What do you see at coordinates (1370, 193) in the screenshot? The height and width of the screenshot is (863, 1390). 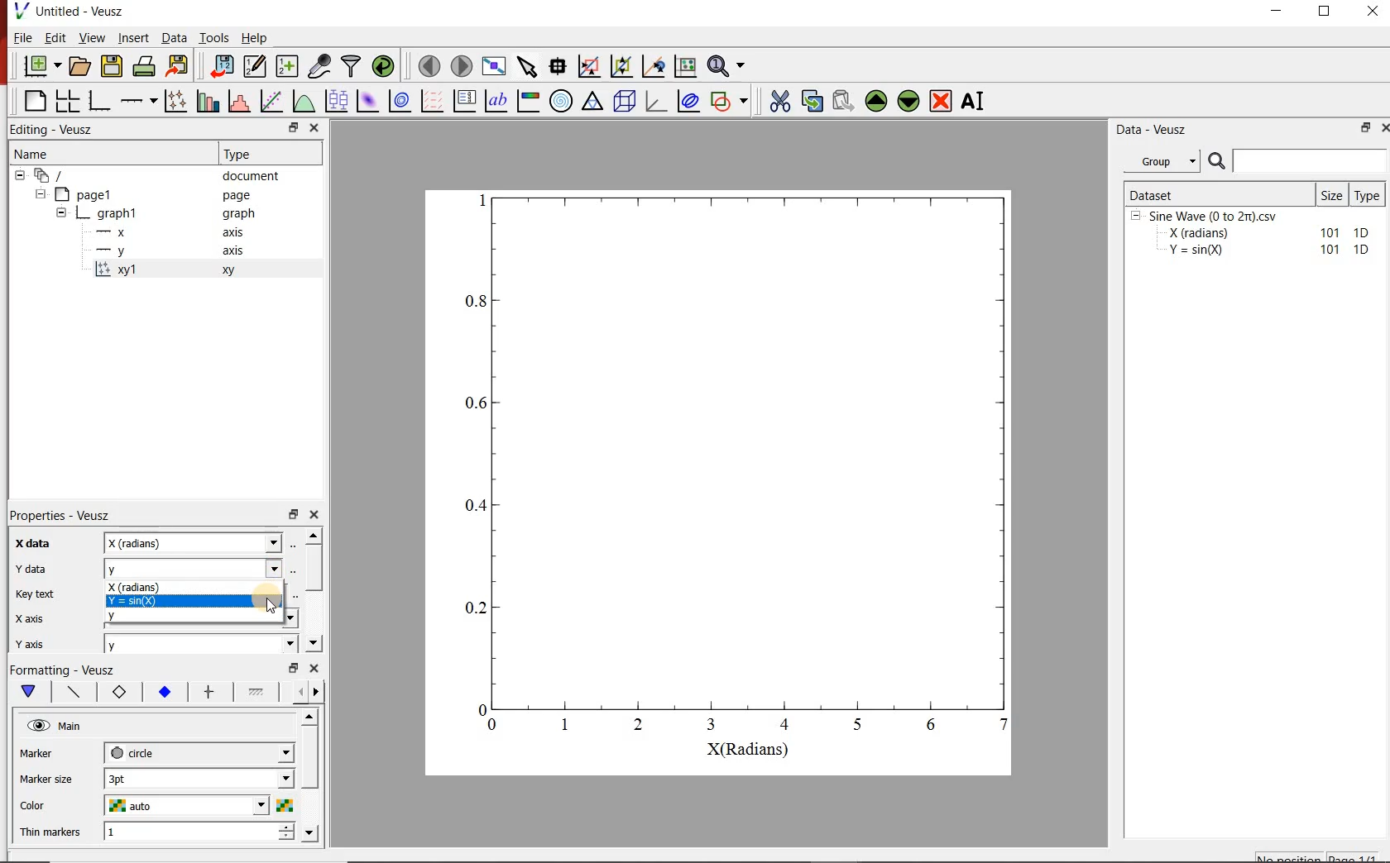 I see `Type` at bounding box center [1370, 193].